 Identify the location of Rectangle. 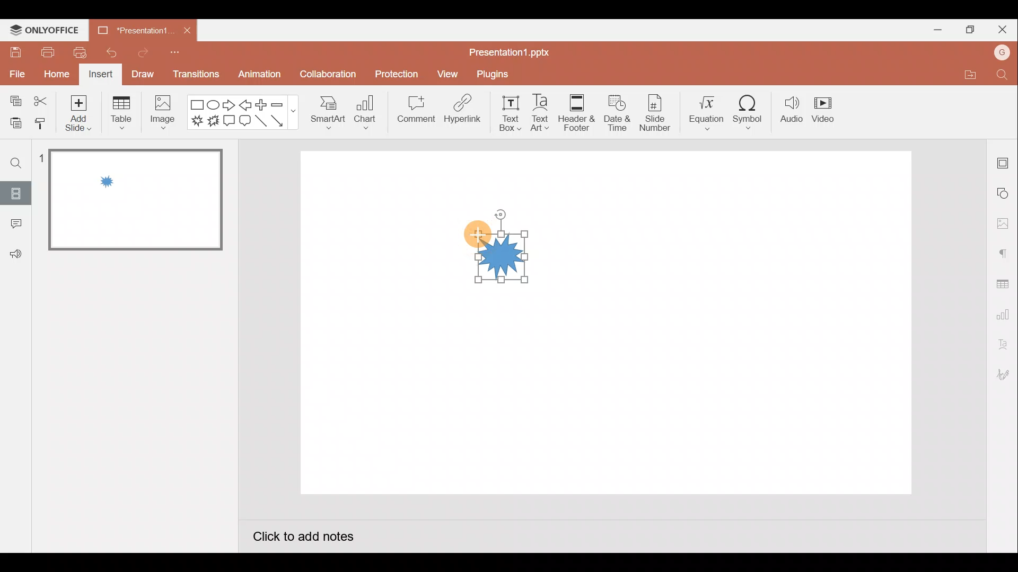
(197, 103).